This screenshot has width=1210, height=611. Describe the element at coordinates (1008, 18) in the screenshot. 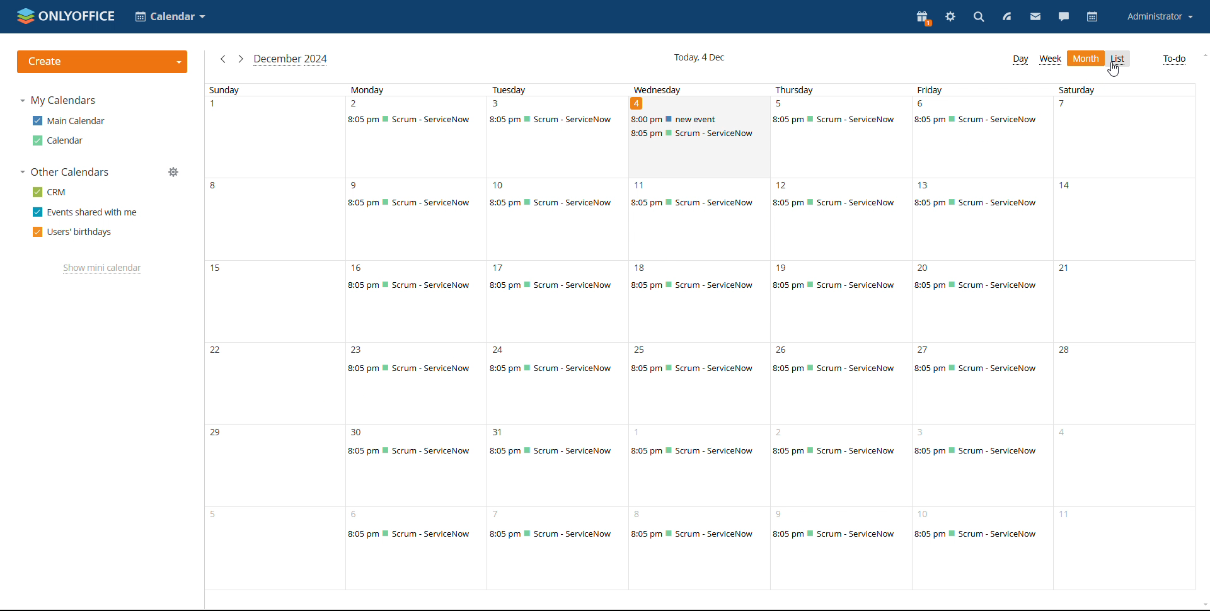

I see `feed` at that location.